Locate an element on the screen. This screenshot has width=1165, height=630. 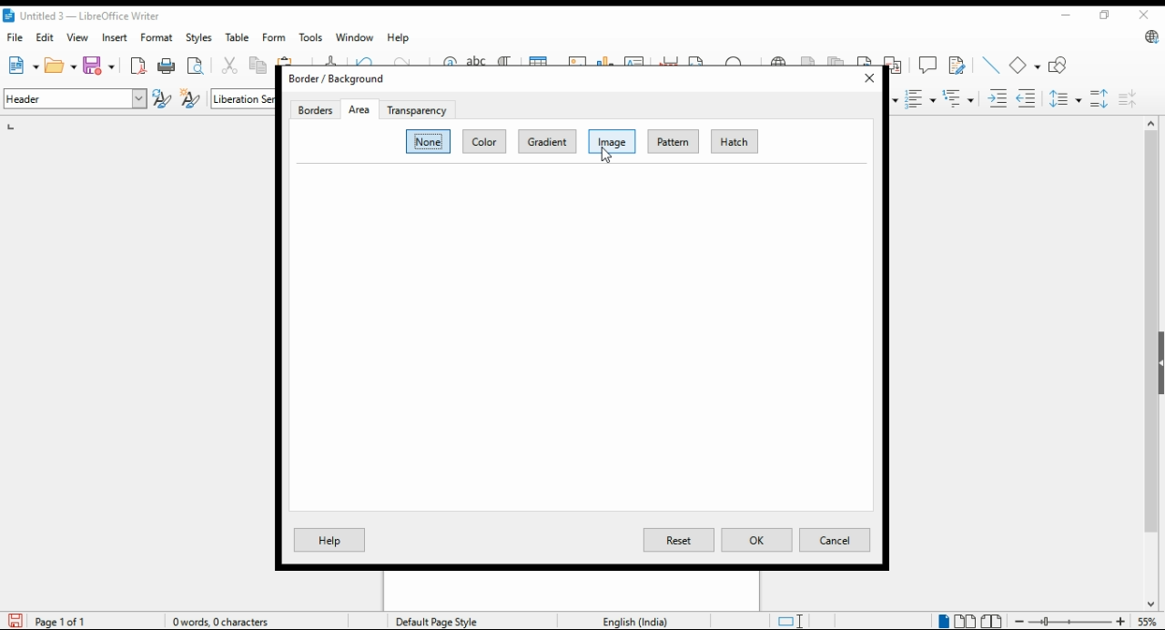
copy is located at coordinates (259, 66).